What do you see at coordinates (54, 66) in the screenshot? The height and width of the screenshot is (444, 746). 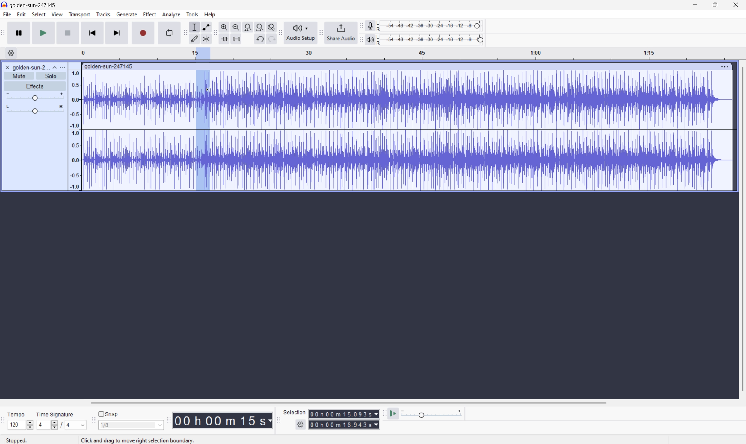 I see `Drop Down` at bounding box center [54, 66].